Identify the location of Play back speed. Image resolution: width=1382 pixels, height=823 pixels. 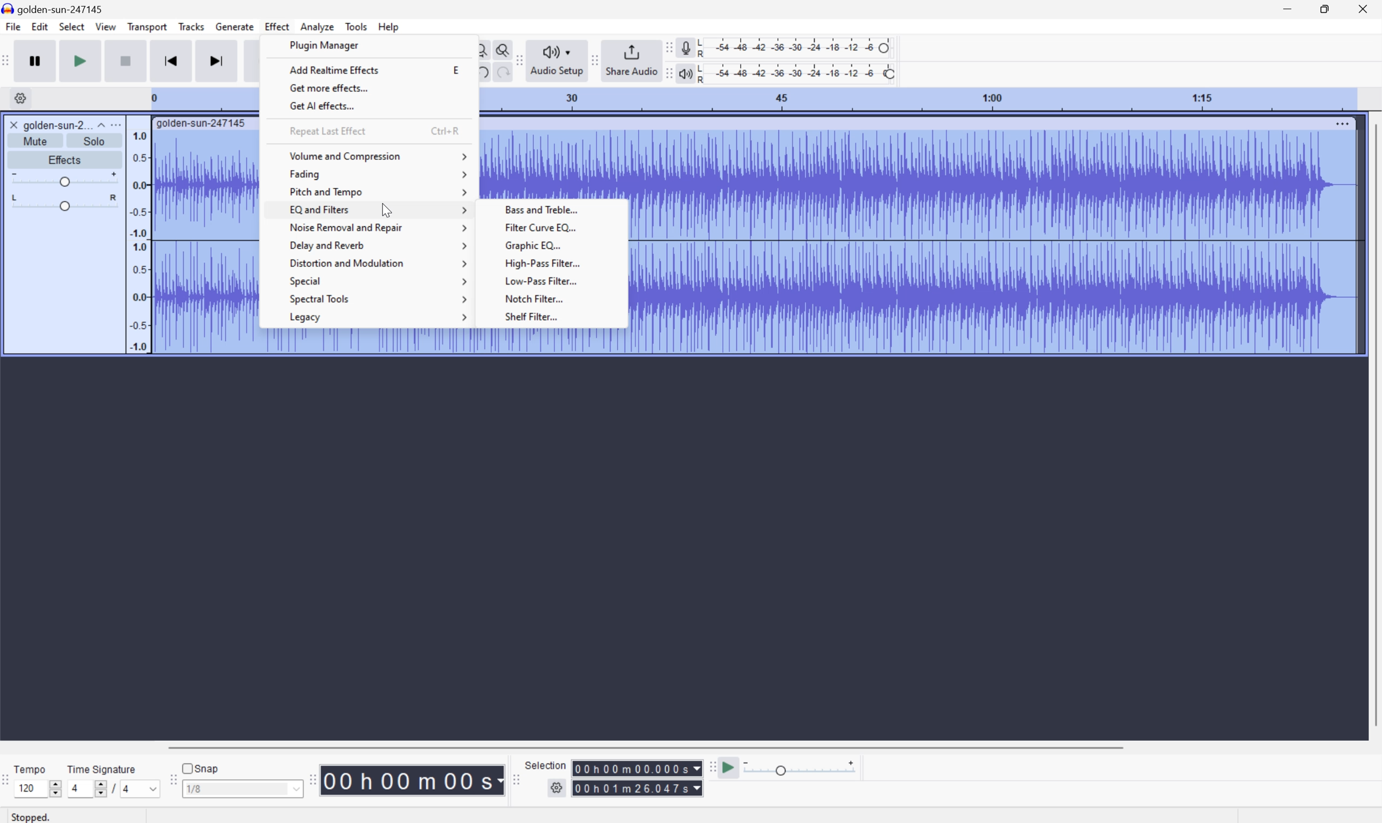
(803, 768).